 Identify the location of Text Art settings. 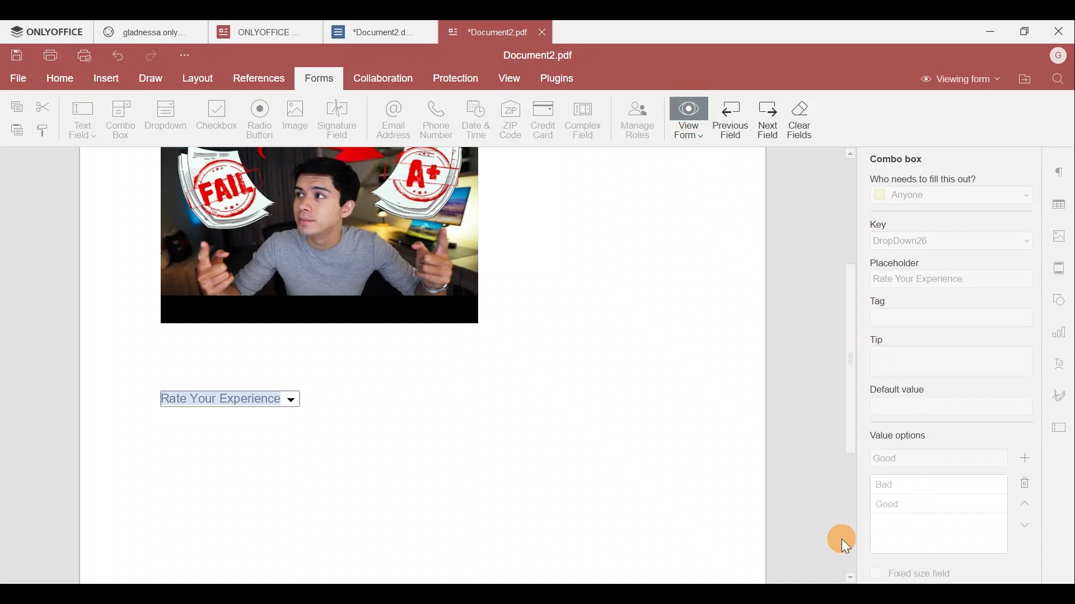
(1062, 362).